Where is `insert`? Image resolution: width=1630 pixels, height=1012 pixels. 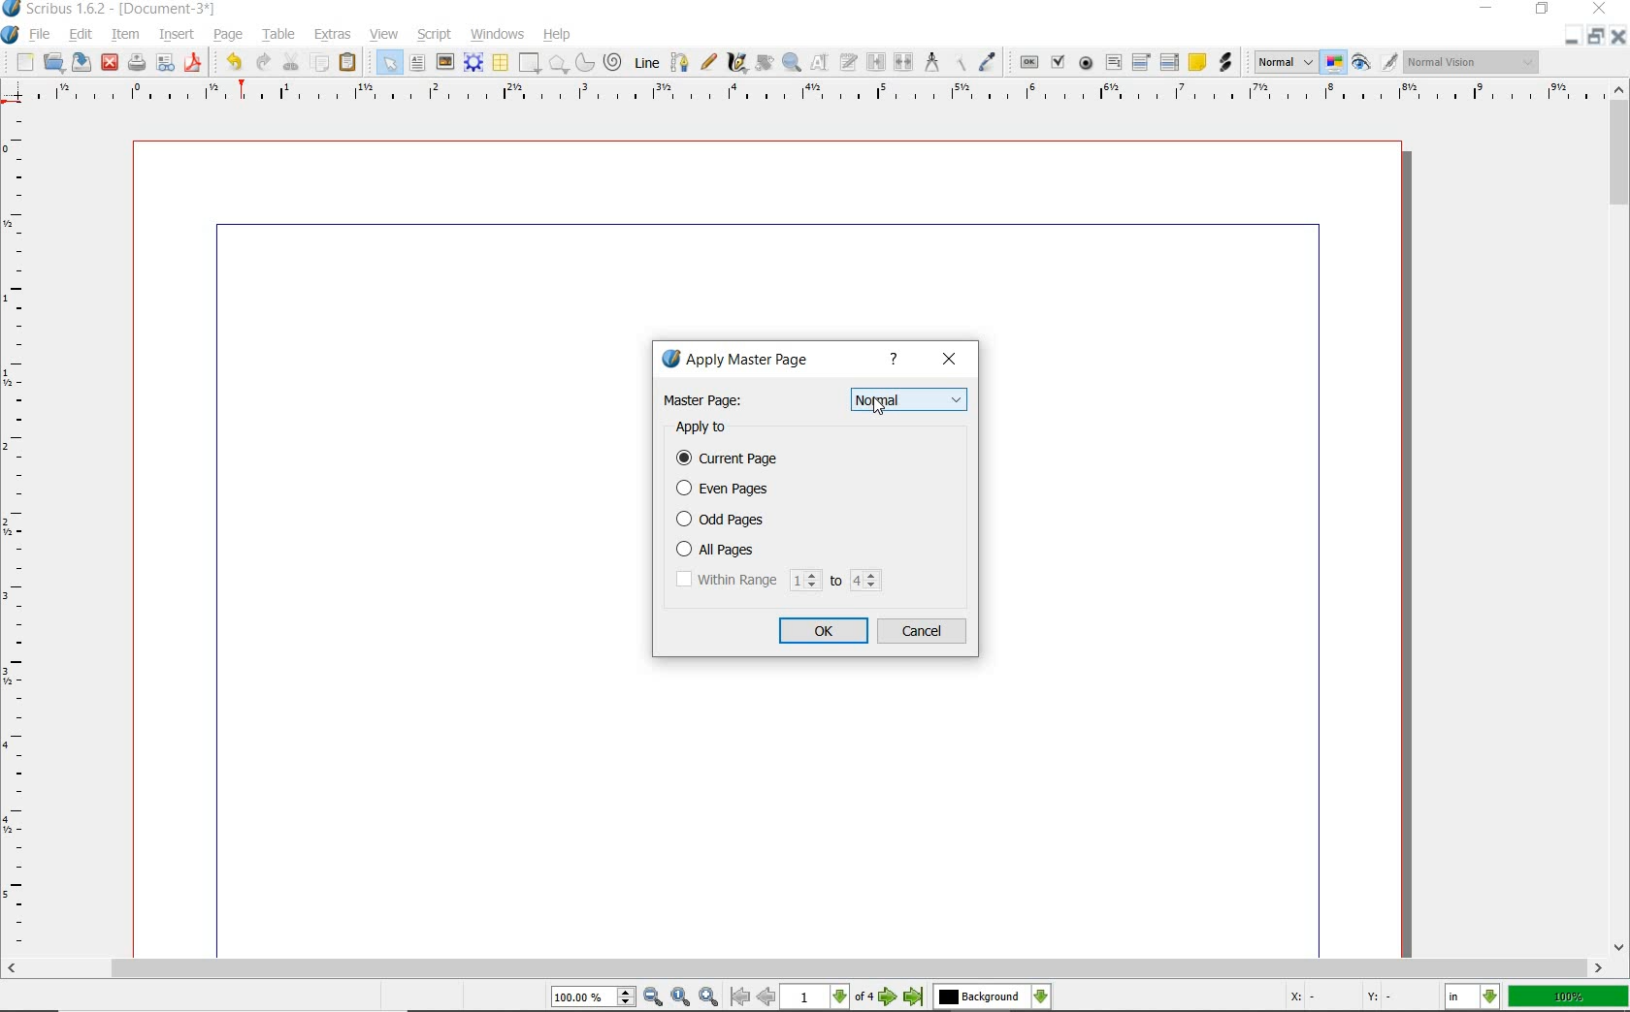
insert is located at coordinates (177, 35).